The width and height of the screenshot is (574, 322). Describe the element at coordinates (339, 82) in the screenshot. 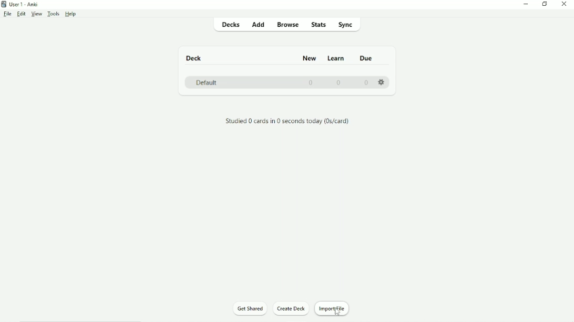

I see `0` at that location.